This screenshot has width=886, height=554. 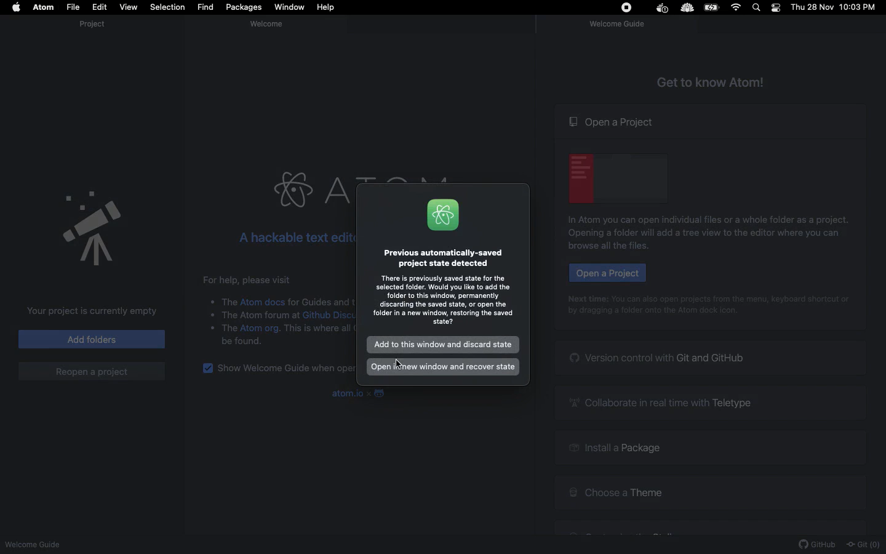 What do you see at coordinates (229, 300) in the screenshot?
I see `` at bounding box center [229, 300].